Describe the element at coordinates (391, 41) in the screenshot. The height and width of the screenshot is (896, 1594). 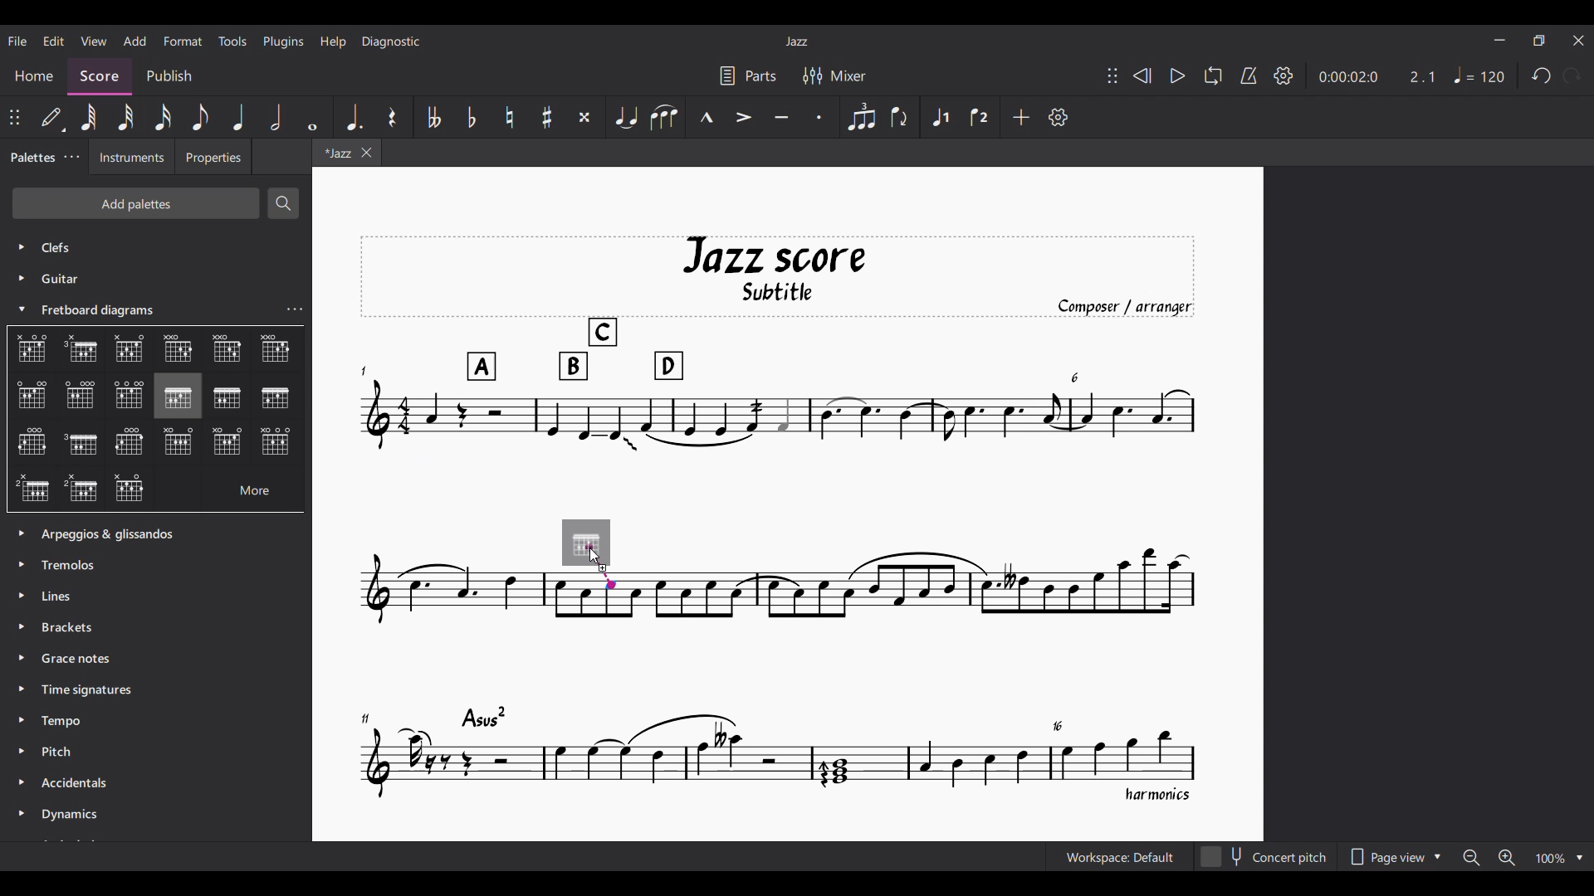
I see `Diagnostic menu` at that location.